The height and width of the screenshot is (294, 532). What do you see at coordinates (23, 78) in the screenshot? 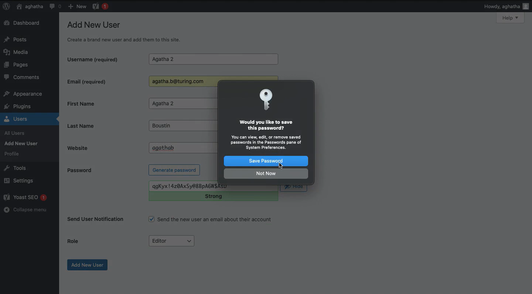
I see `Comments` at bounding box center [23, 78].